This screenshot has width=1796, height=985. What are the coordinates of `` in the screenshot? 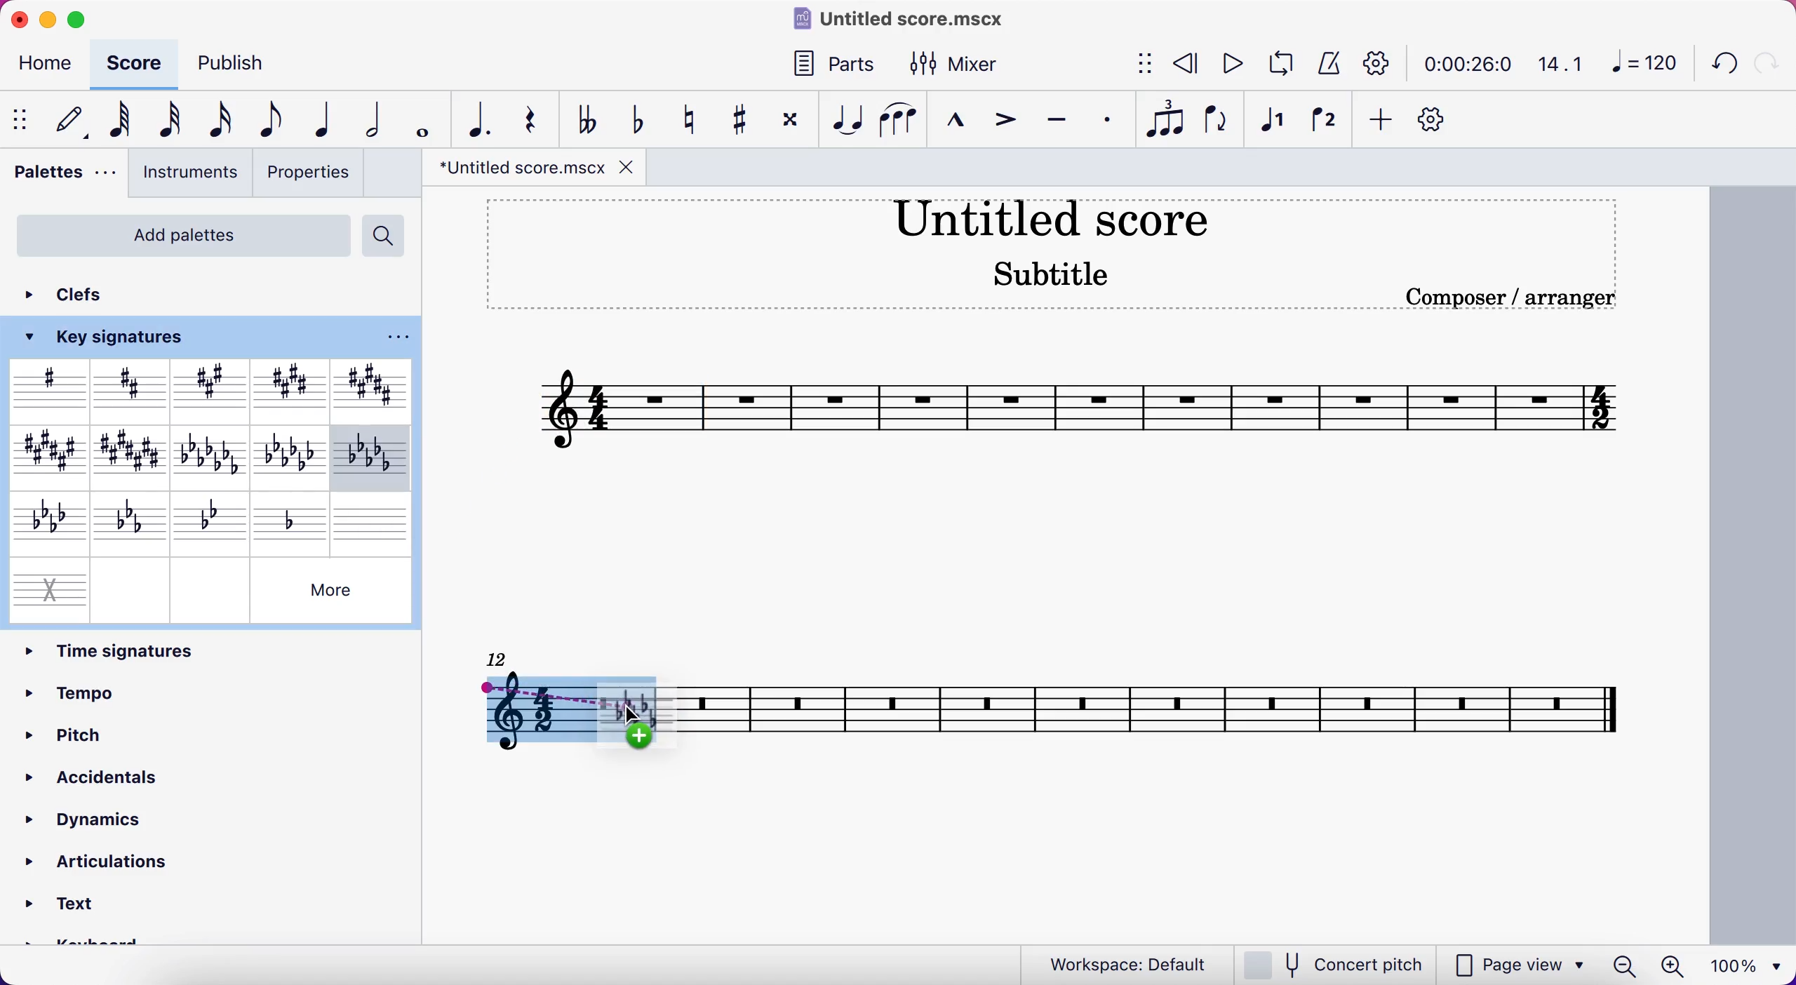 It's located at (332, 589).